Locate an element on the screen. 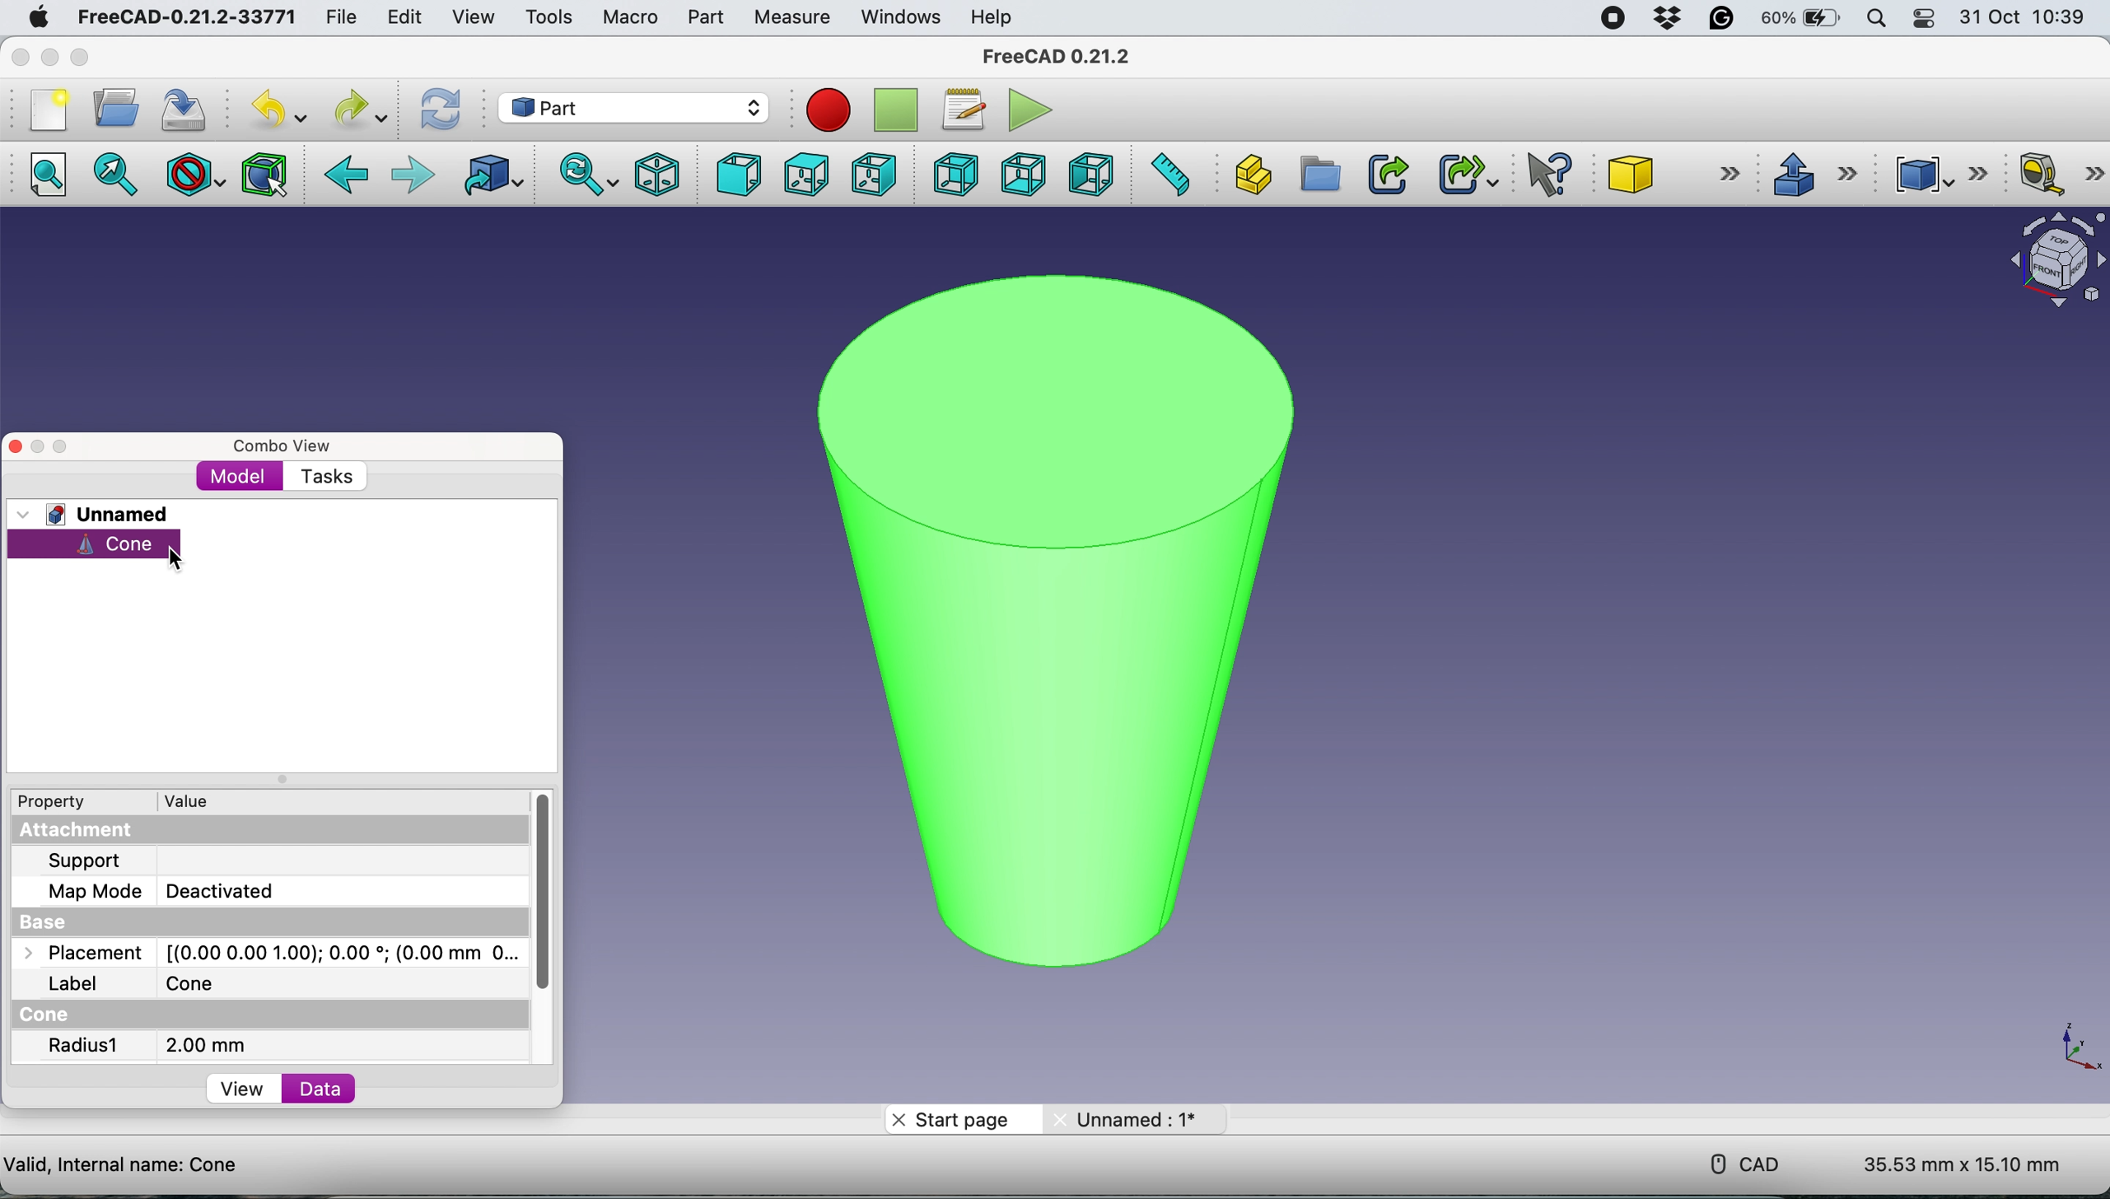 The height and width of the screenshot is (1199, 2110). rear is located at coordinates (953, 176).